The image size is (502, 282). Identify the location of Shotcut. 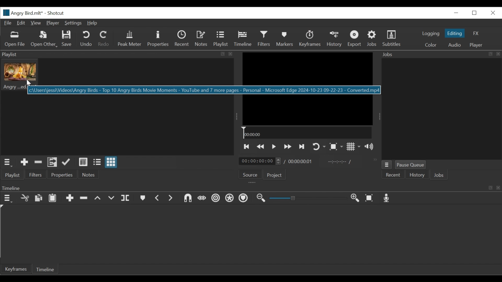
(57, 13).